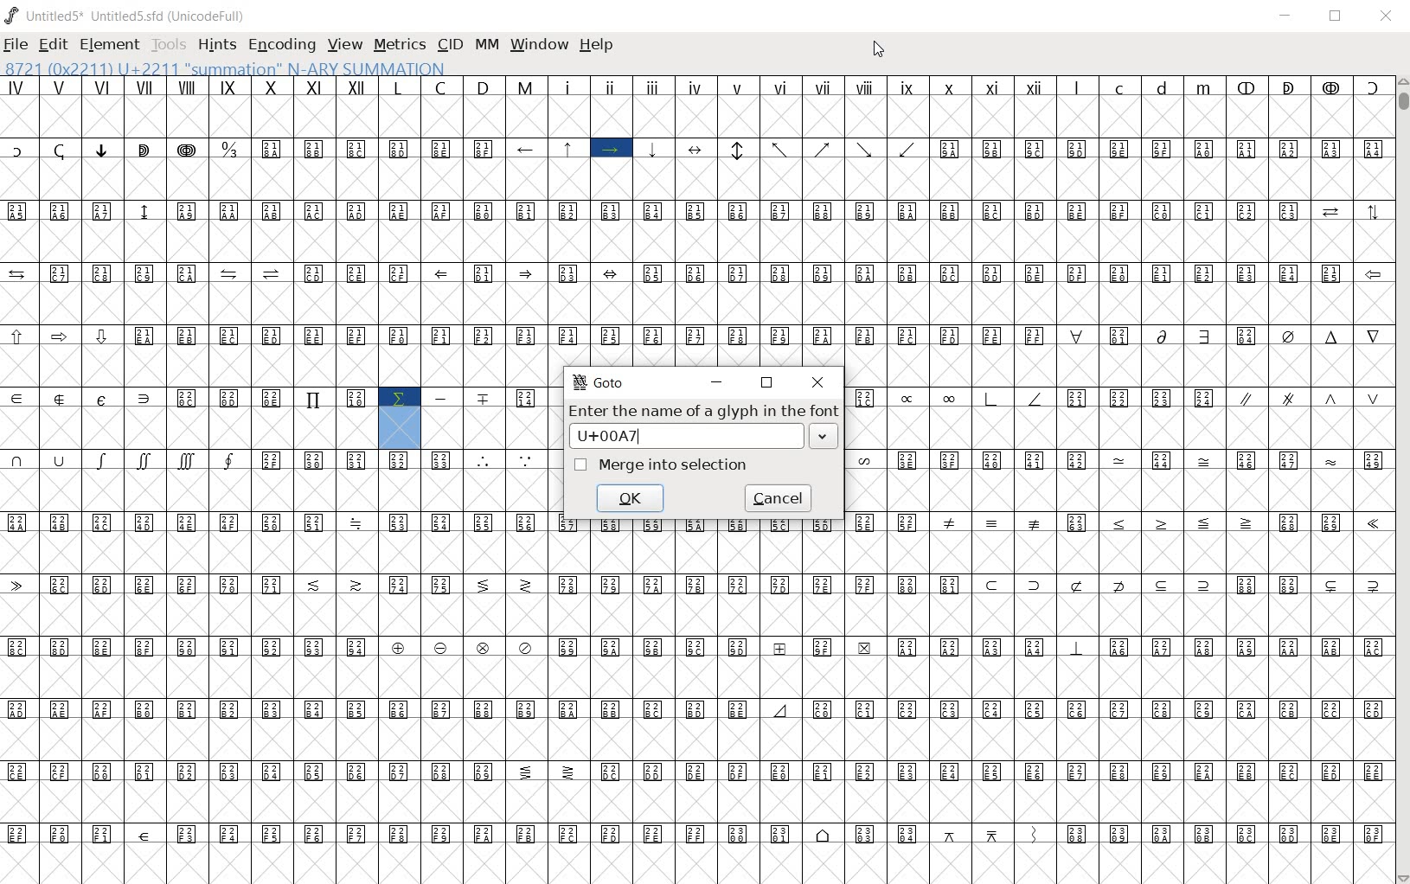 This screenshot has height=884, width=1410. What do you see at coordinates (1120, 396) in the screenshot?
I see `` at bounding box center [1120, 396].